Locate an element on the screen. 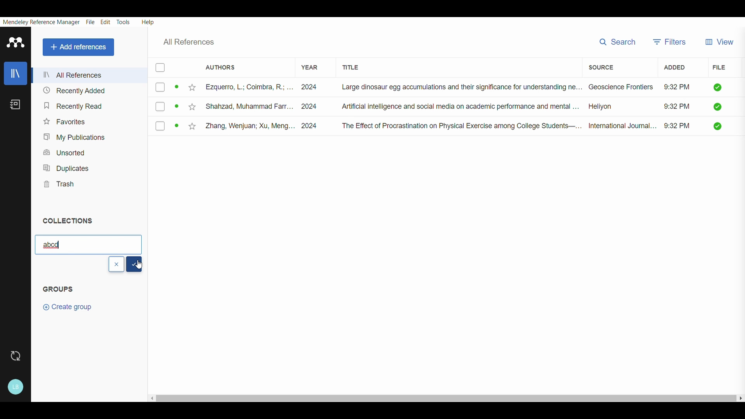 Image resolution: width=745 pixels, height=419 pixels. File is located at coordinates (90, 21).